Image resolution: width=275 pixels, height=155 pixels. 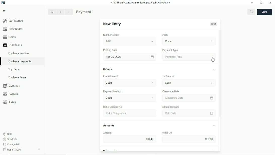 What do you see at coordinates (110, 76) in the screenshot?
I see `‘From Account` at bounding box center [110, 76].